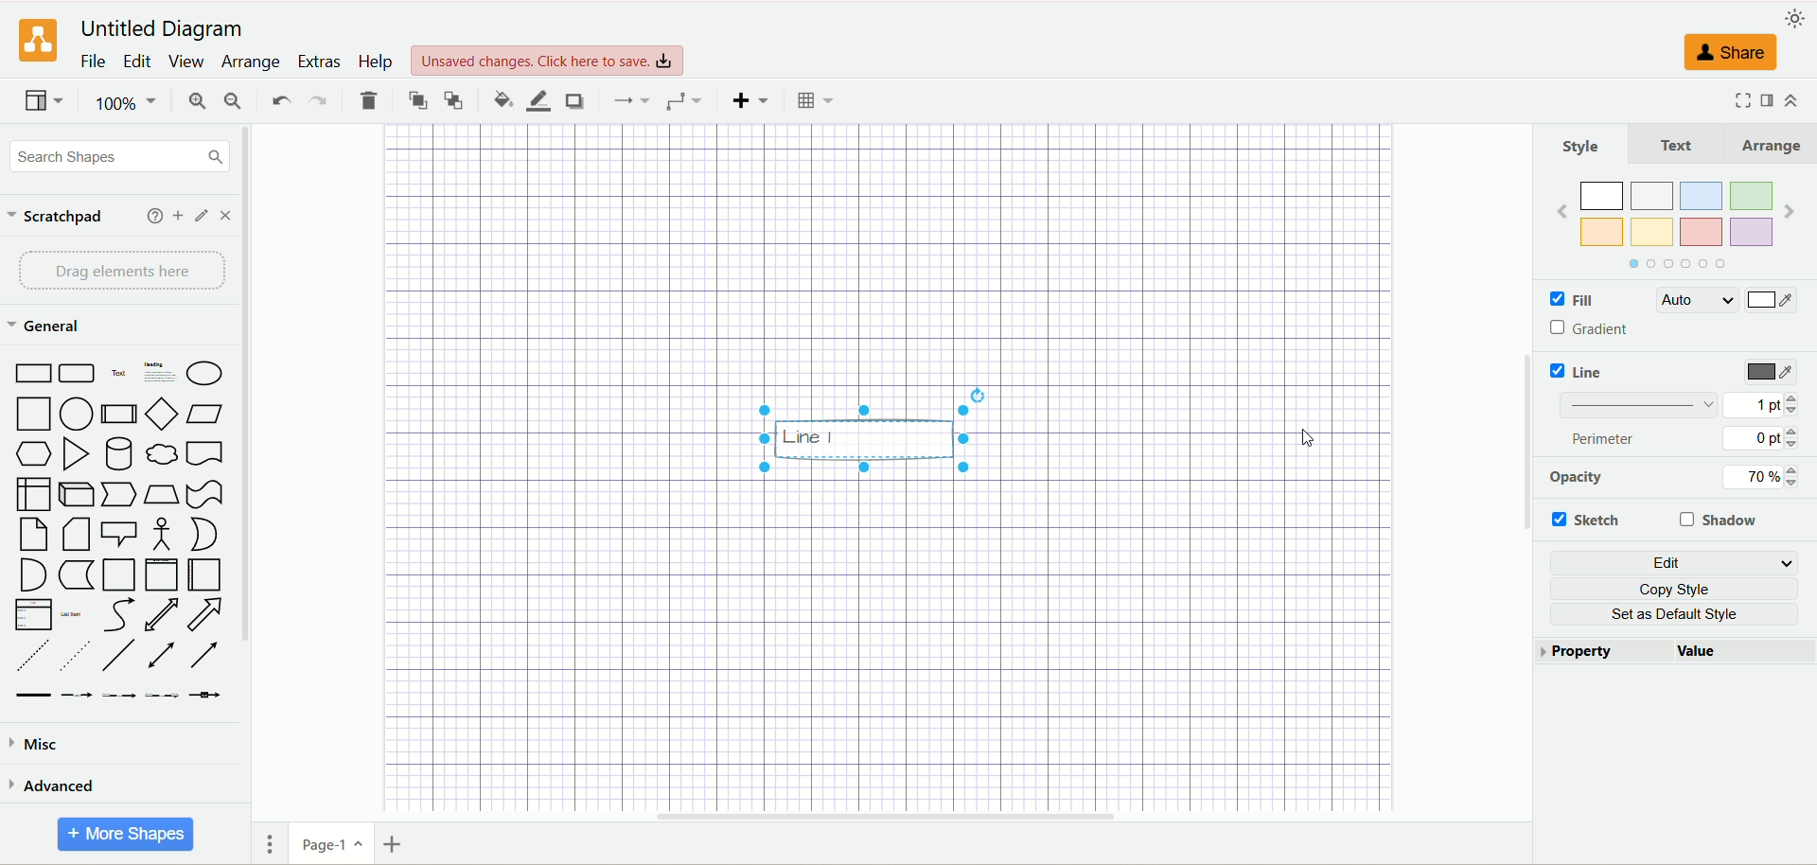 The height and width of the screenshot is (865, 1817). Describe the element at coordinates (205, 451) in the screenshot. I see `Document` at that location.